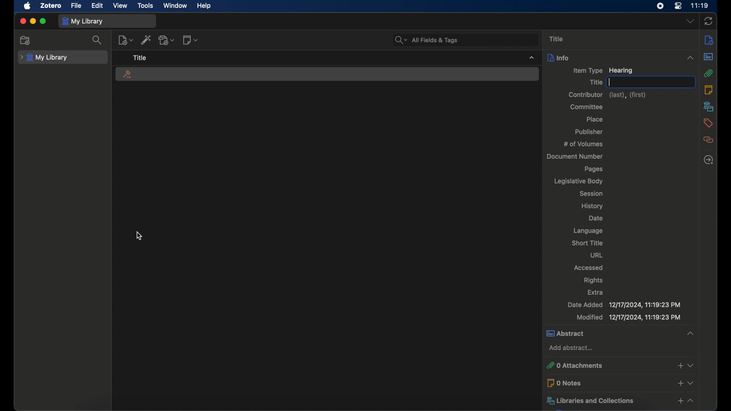 Image resolution: width=731 pixels, height=411 pixels. What do you see at coordinates (97, 6) in the screenshot?
I see `edit` at bounding box center [97, 6].